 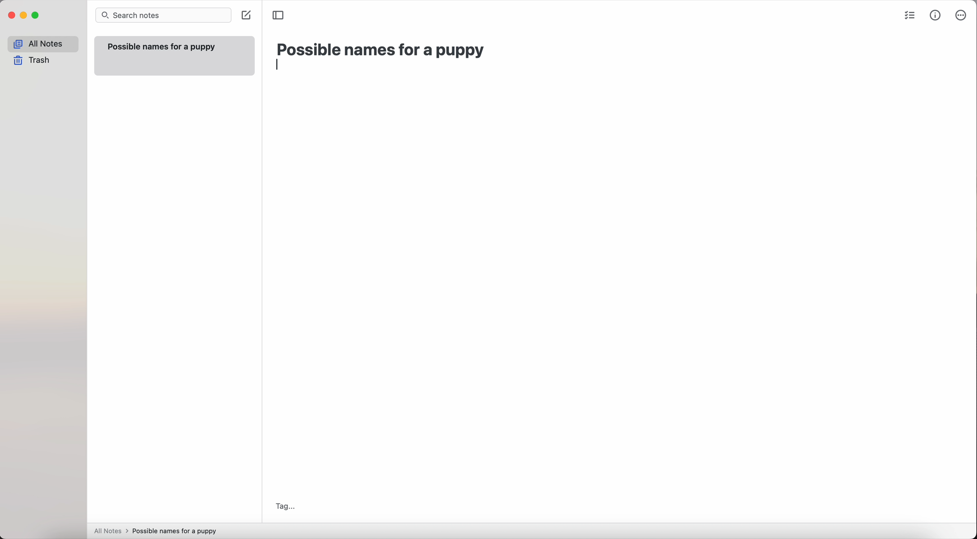 What do you see at coordinates (158, 530) in the screenshot?
I see `all notes > possible names for a puppy` at bounding box center [158, 530].